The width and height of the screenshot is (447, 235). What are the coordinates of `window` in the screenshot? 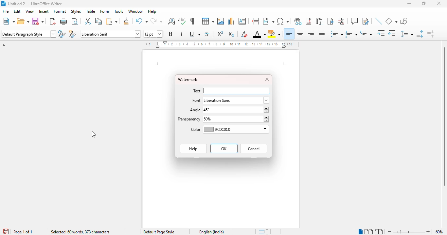 It's located at (135, 11).